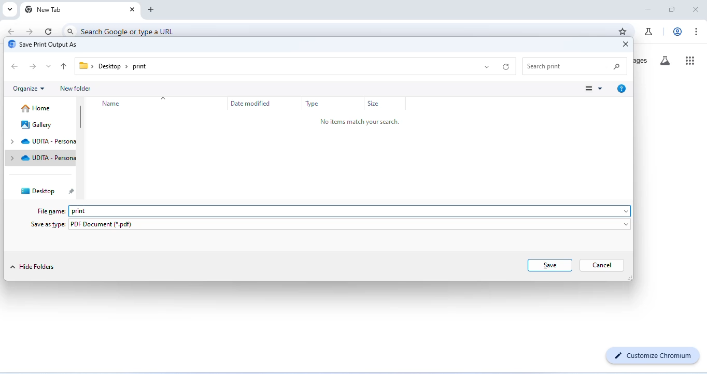 The width and height of the screenshot is (707, 374). Describe the element at coordinates (46, 45) in the screenshot. I see `save print output as` at that location.